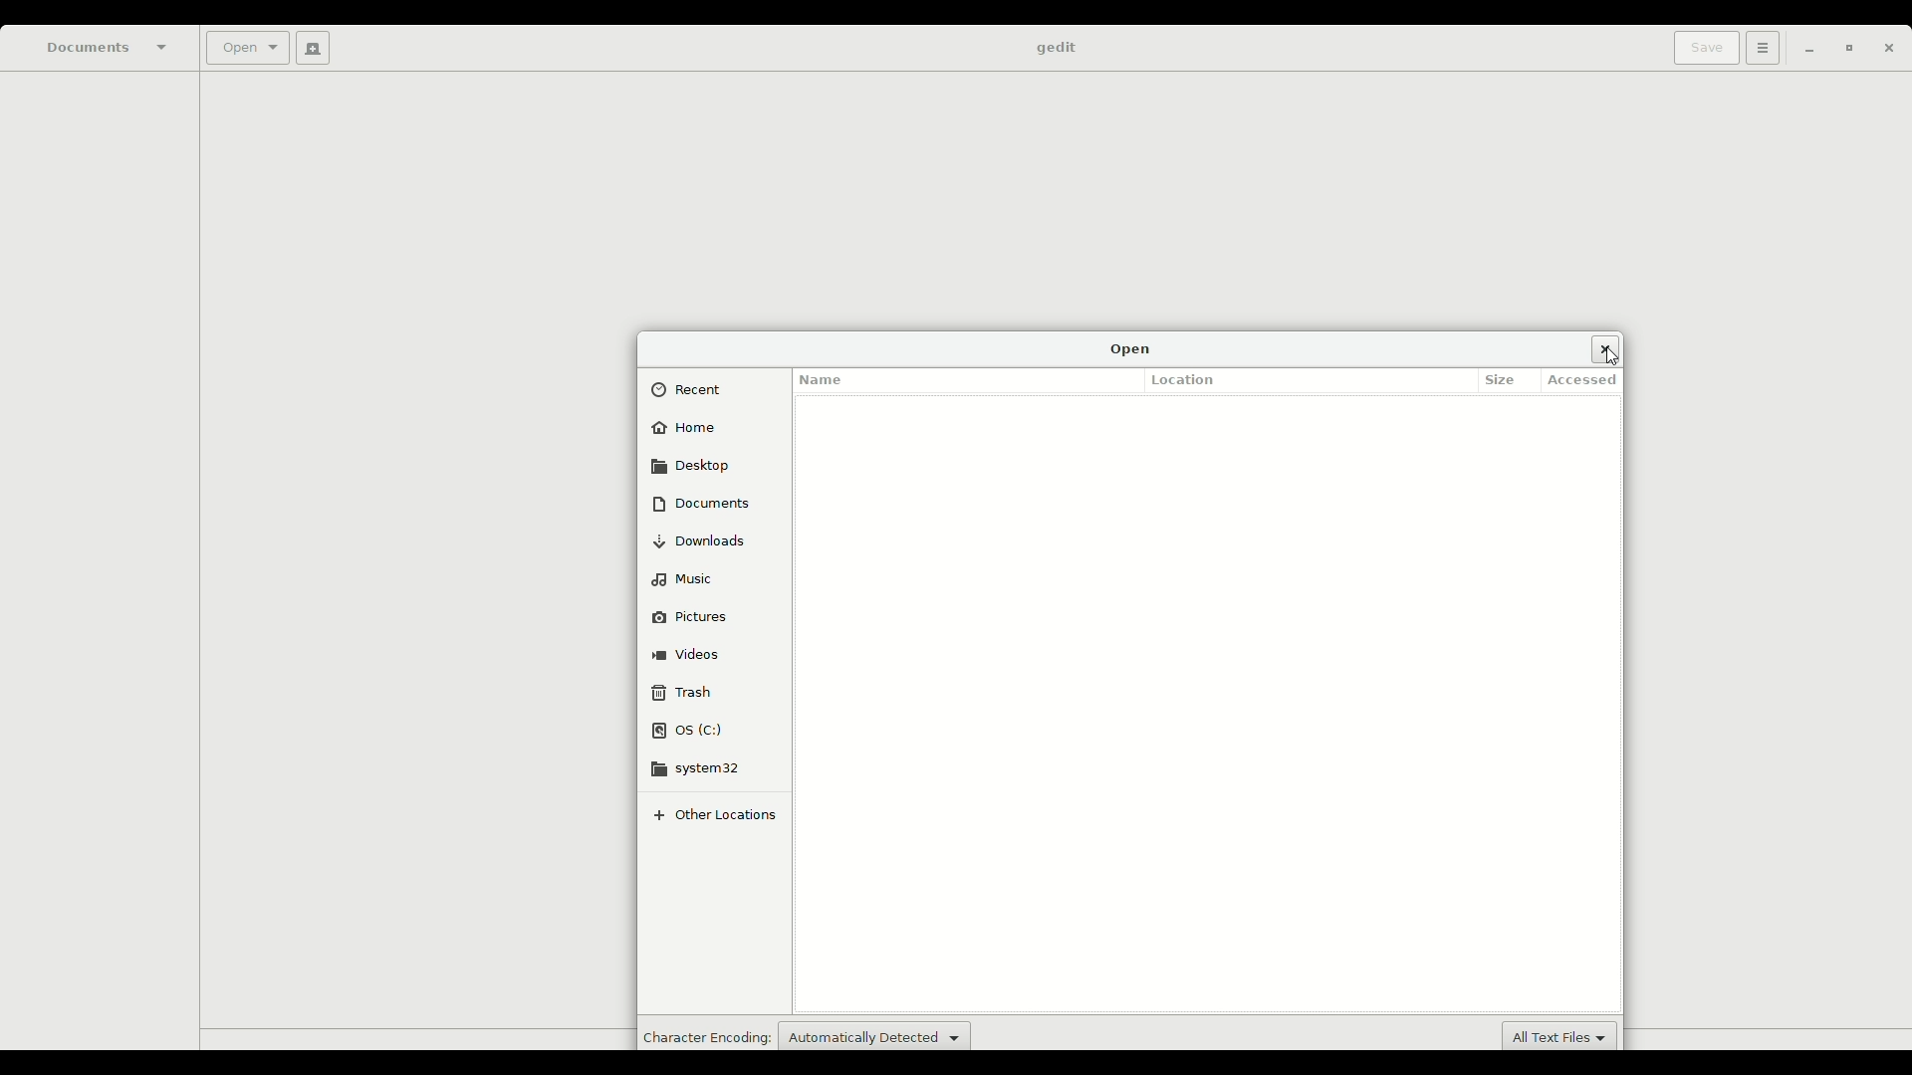 This screenshot has height=1075, width=1912. What do you see at coordinates (691, 651) in the screenshot?
I see `Videos` at bounding box center [691, 651].